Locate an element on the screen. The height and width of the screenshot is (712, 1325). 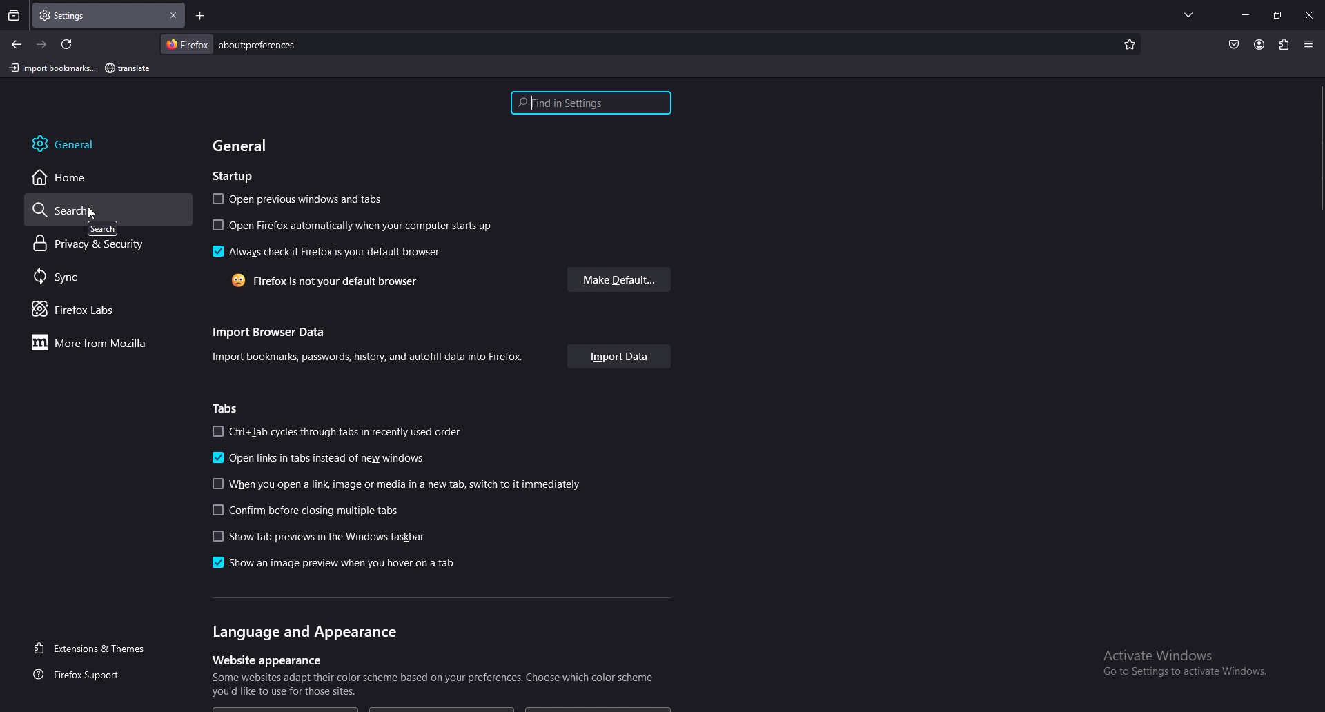
general is located at coordinates (110, 144).